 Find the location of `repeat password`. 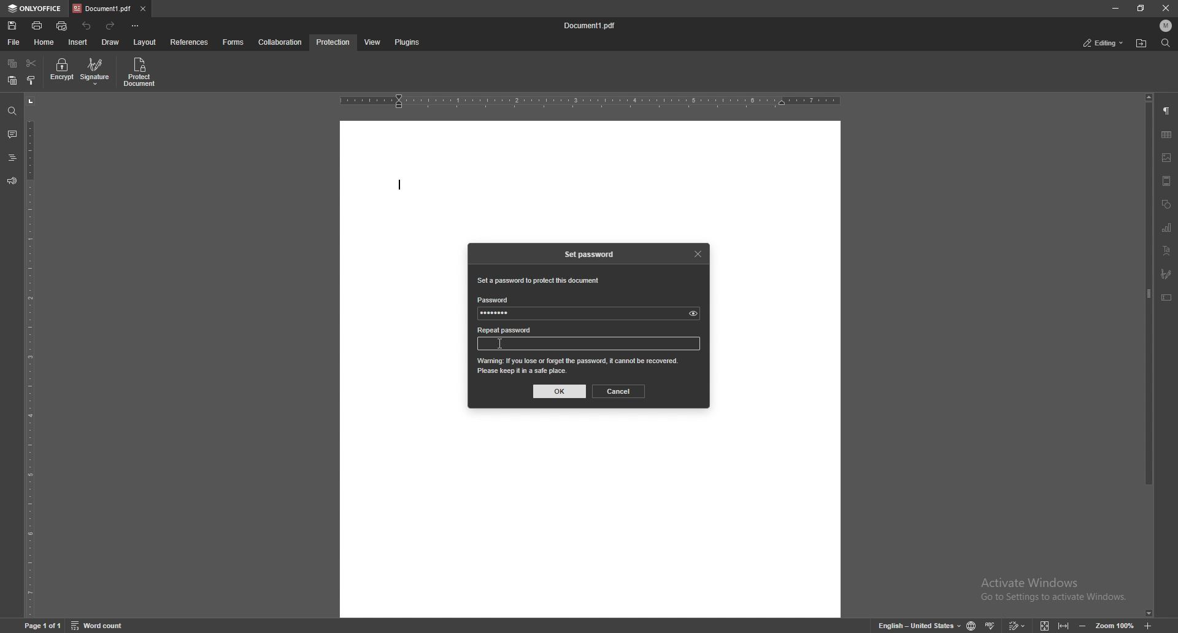

repeat password is located at coordinates (507, 331).